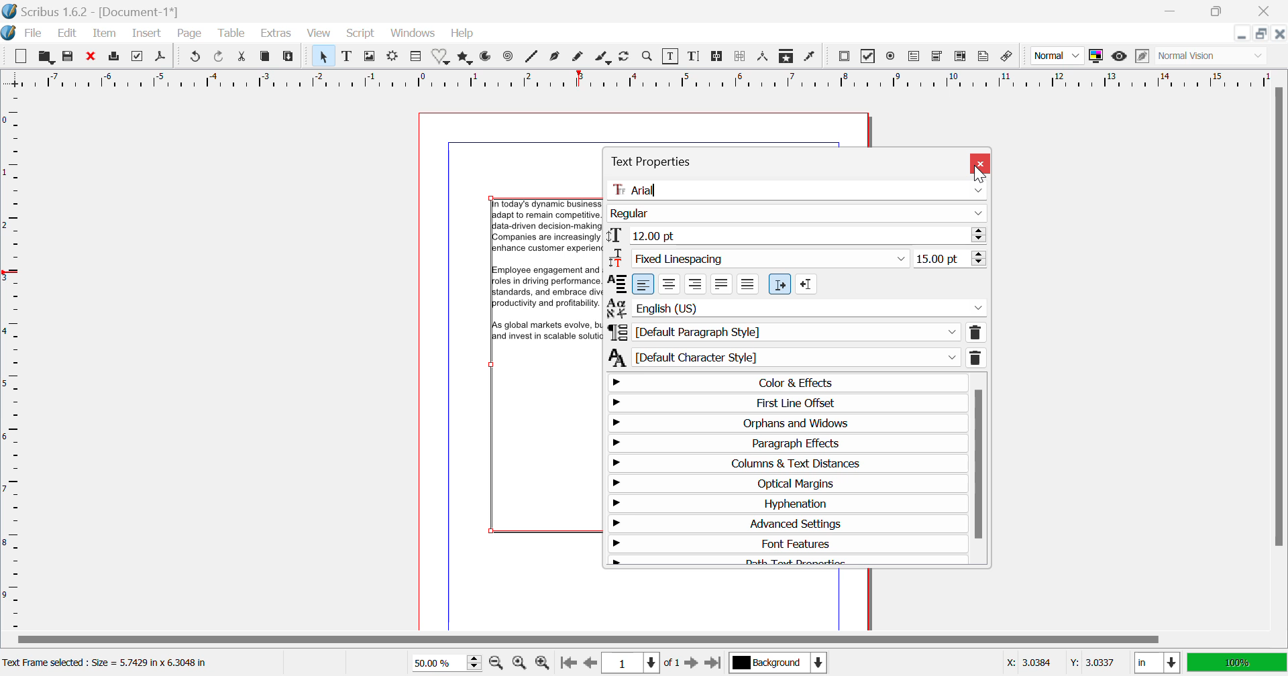 The width and height of the screenshot is (1288, 676). Describe the element at coordinates (671, 160) in the screenshot. I see `Text Properties` at that location.